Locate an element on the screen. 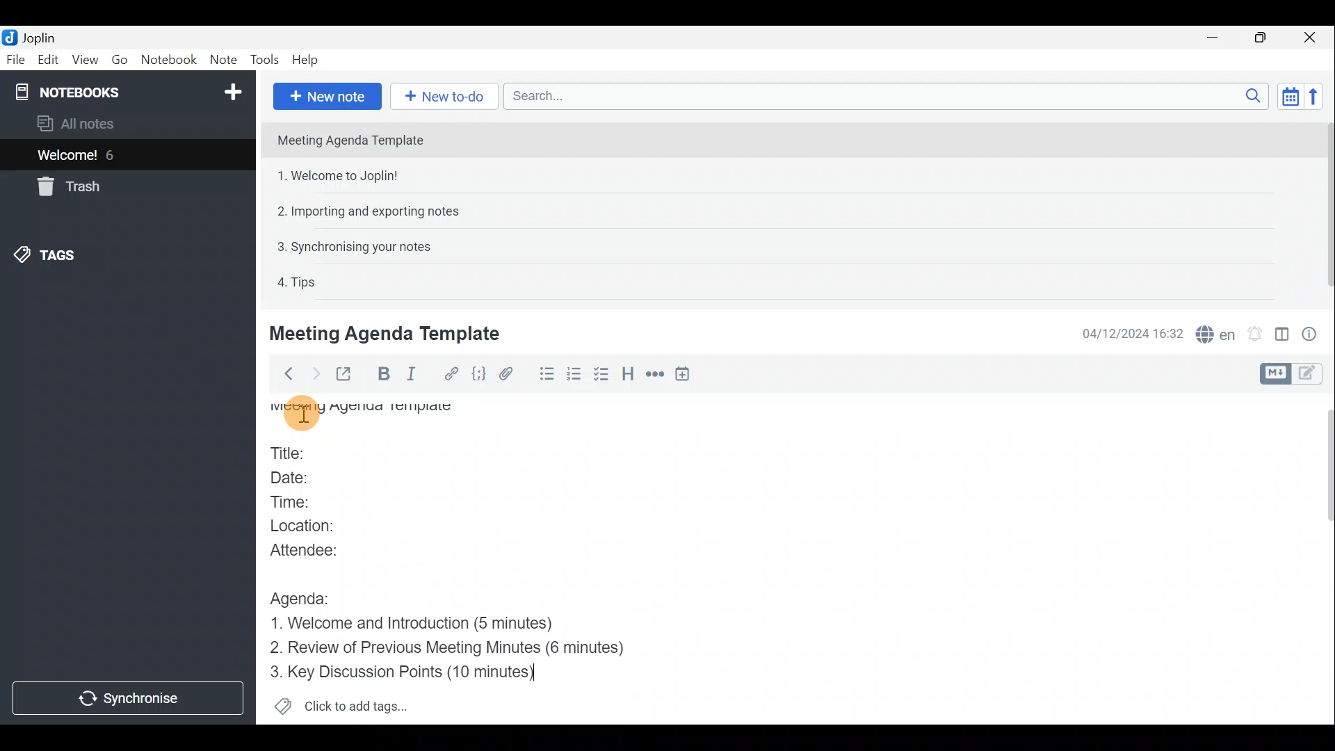 This screenshot has width=1335, height=751. Toggle editors is located at coordinates (1273, 374).